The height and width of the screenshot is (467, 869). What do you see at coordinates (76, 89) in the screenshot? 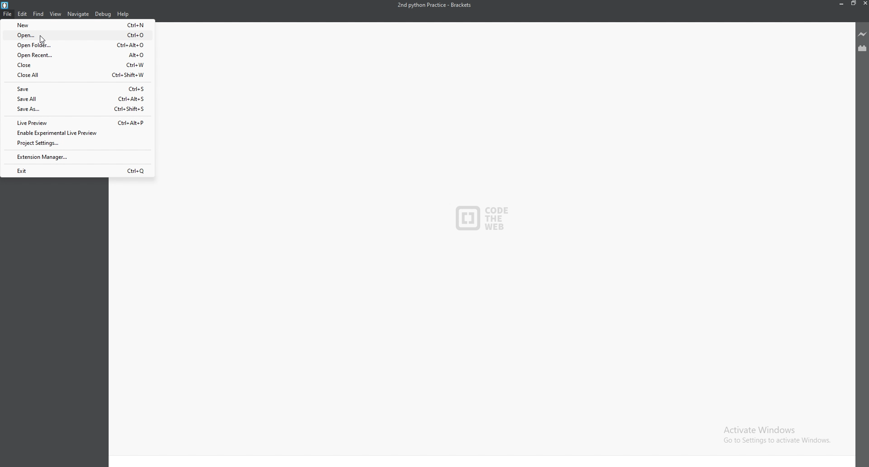
I see `save` at bounding box center [76, 89].